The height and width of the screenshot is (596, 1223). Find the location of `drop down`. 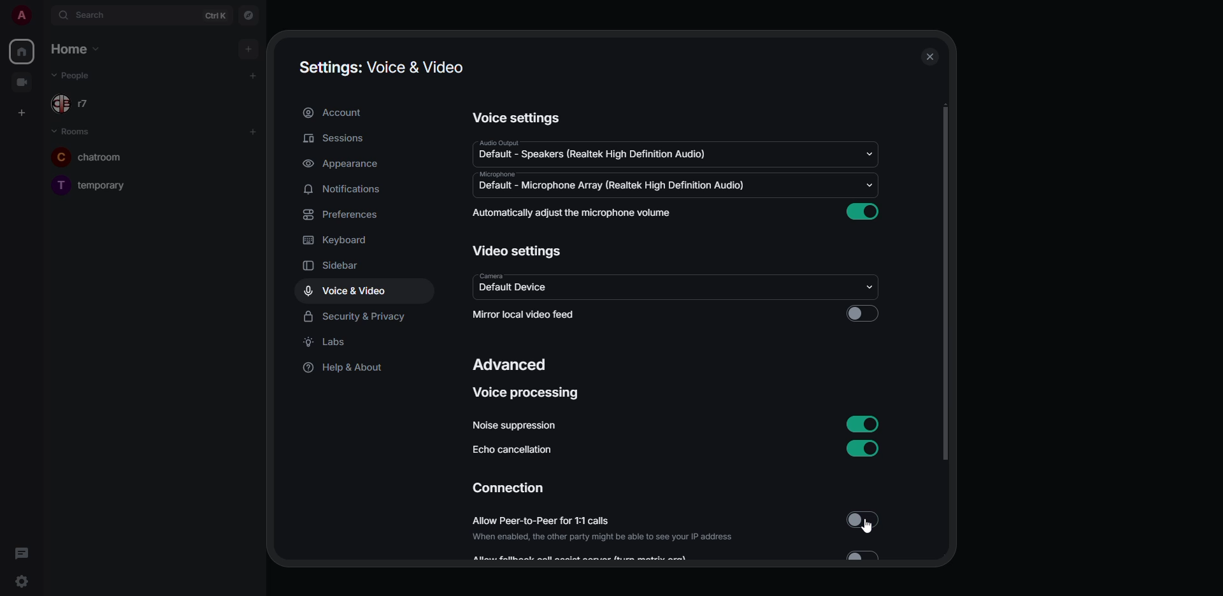

drop down is located at coordinates (872, 183).